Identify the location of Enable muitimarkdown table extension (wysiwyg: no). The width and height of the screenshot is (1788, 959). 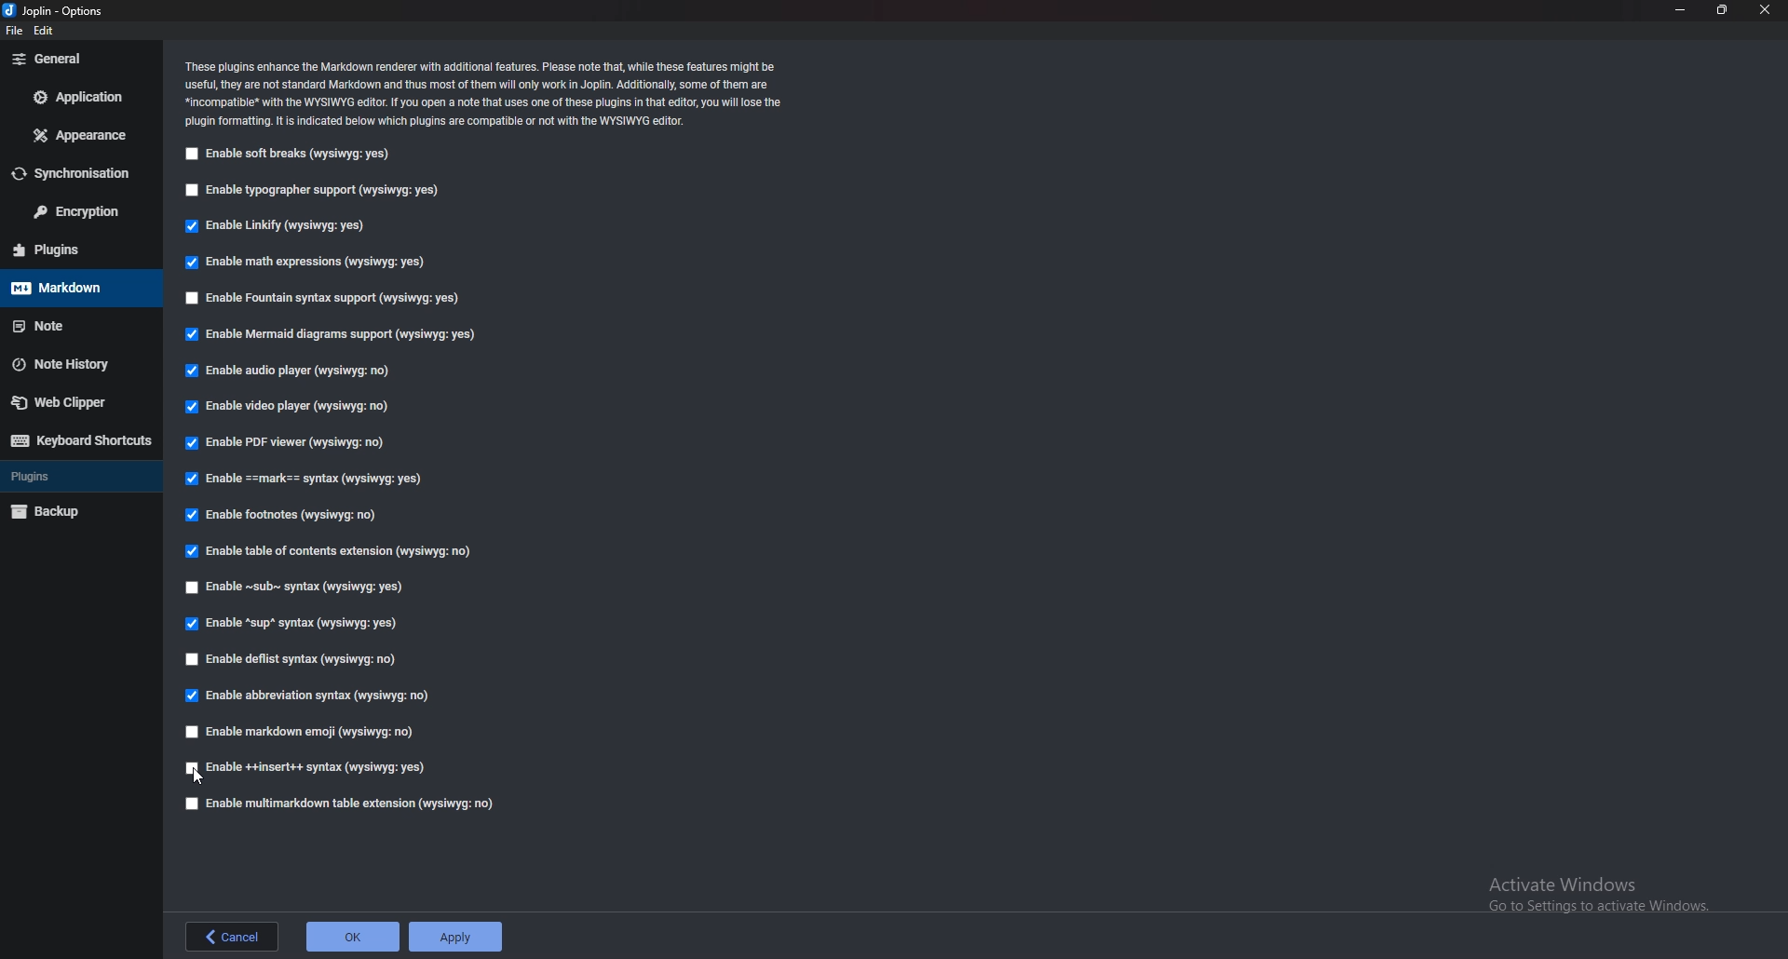
(339, 803).